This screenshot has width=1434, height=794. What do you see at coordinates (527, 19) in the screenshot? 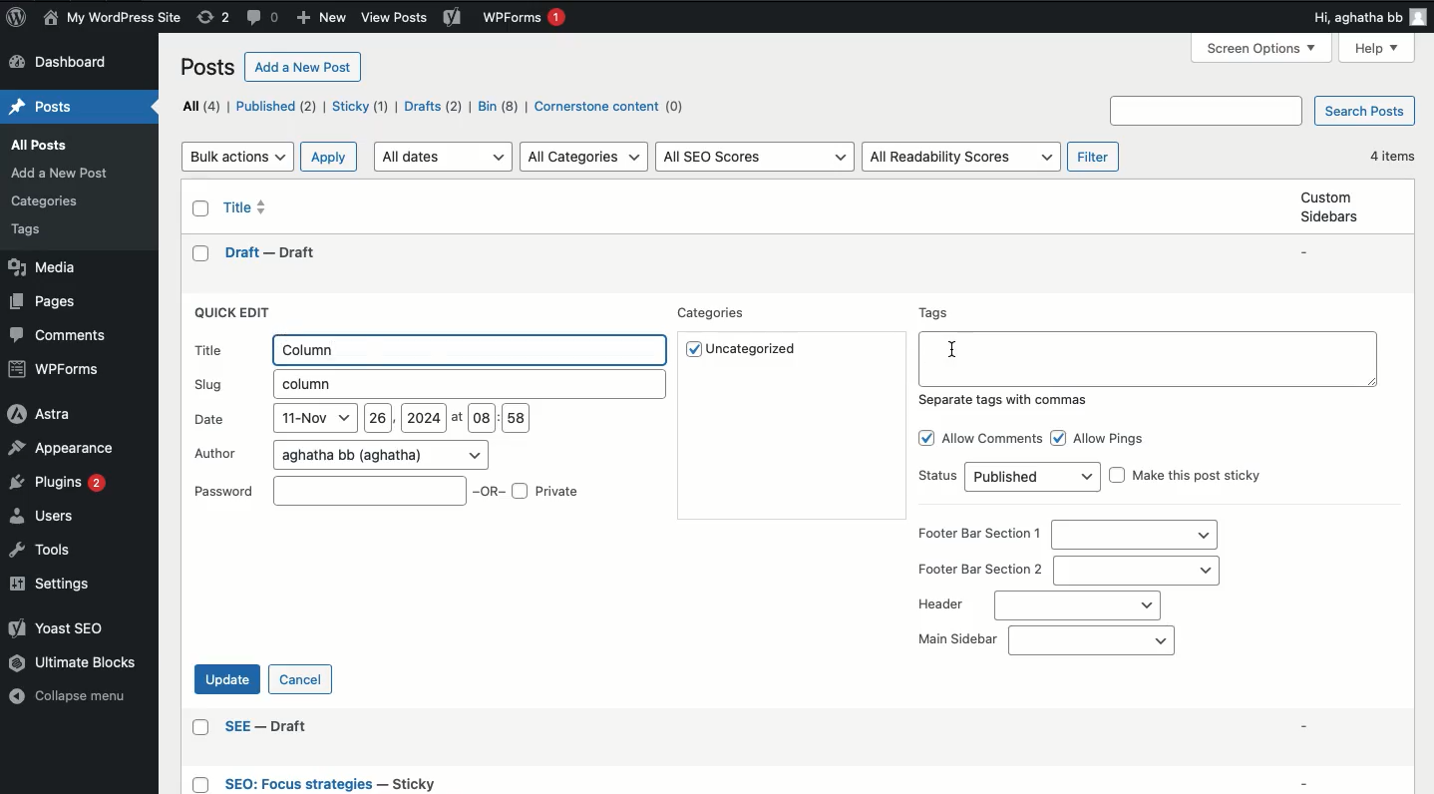
I see `WPForms` at bounding box center [527, 19].